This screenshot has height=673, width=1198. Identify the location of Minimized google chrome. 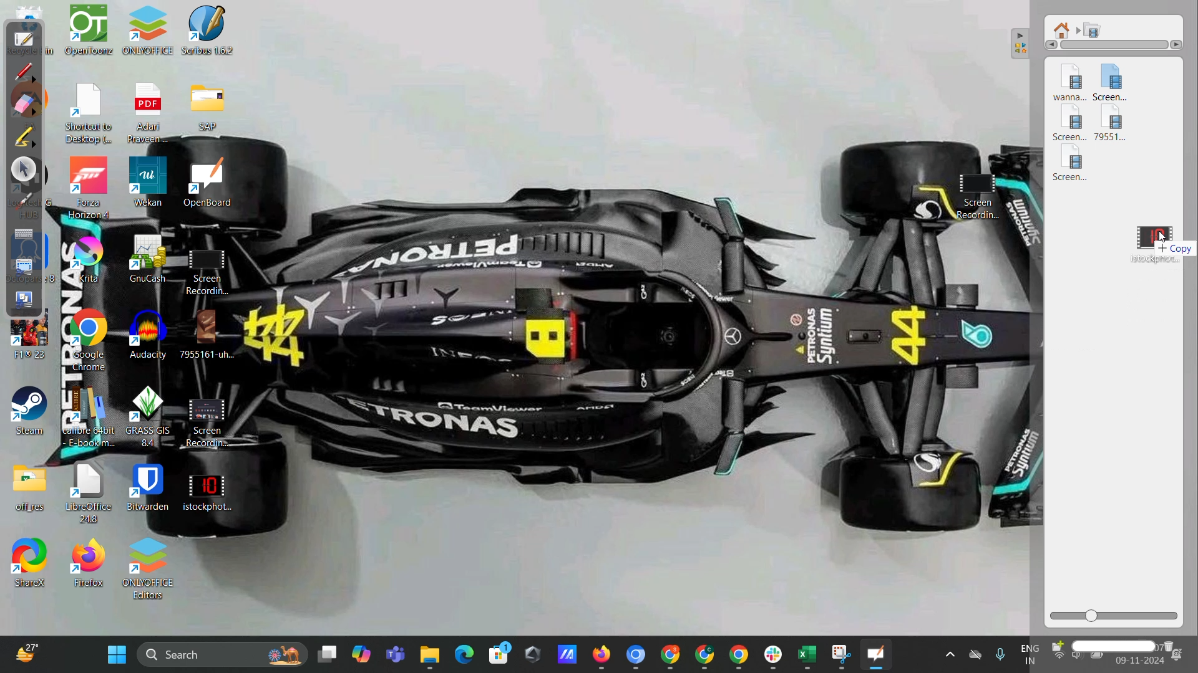
(639, 653).